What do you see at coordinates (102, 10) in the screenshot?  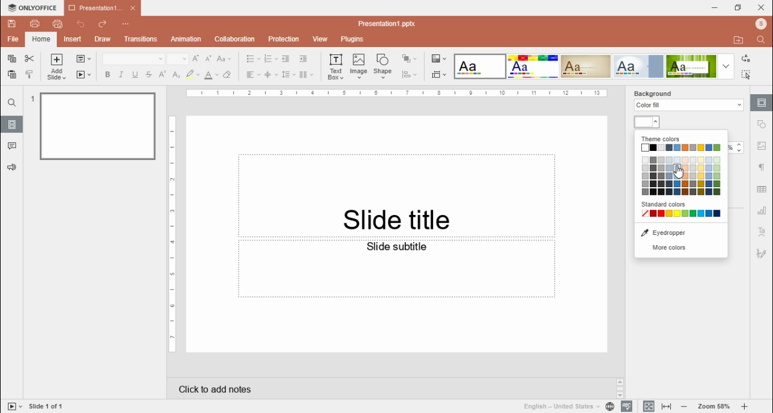 I see `presentation 1` at bounding box center [102, 10].